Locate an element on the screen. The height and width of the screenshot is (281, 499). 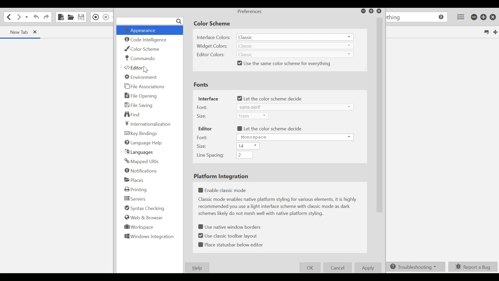
Color Scheme is located at coordinates (144, 49).